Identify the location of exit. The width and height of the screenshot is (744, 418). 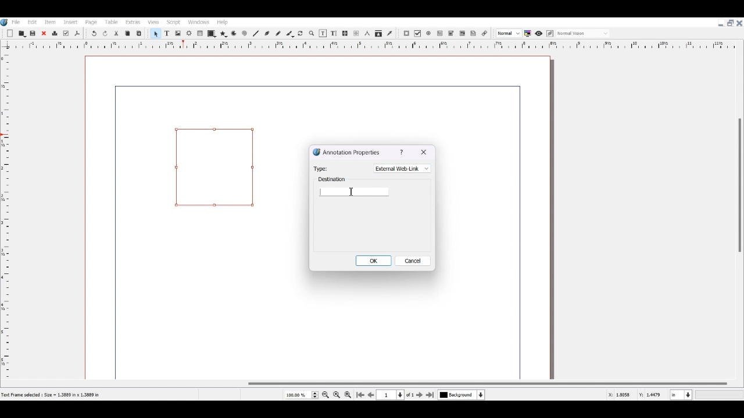
(424, 153).